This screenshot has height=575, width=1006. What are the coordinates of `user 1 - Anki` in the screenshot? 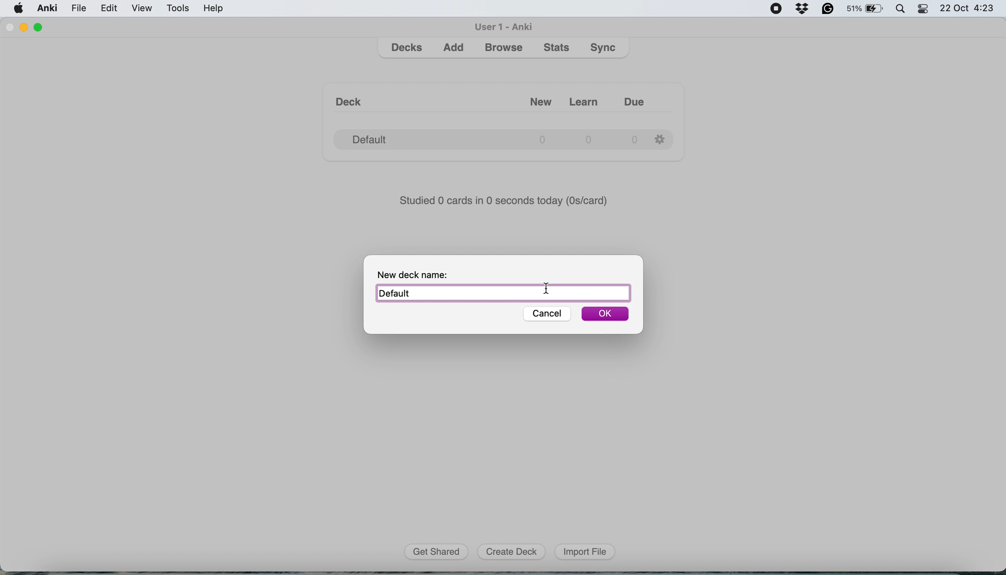 It's located at (505, 26).